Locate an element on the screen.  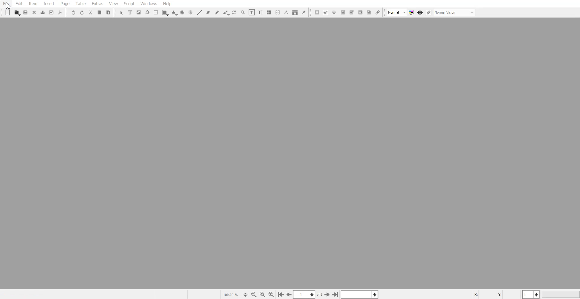
Open is located at coordinates (17, 13).